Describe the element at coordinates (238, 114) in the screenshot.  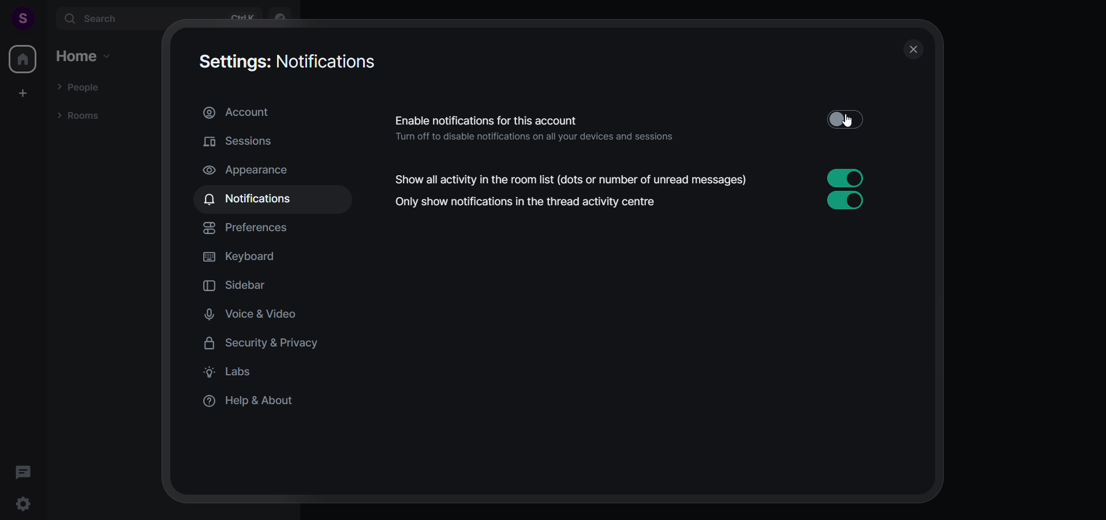
I see `account` at that location.